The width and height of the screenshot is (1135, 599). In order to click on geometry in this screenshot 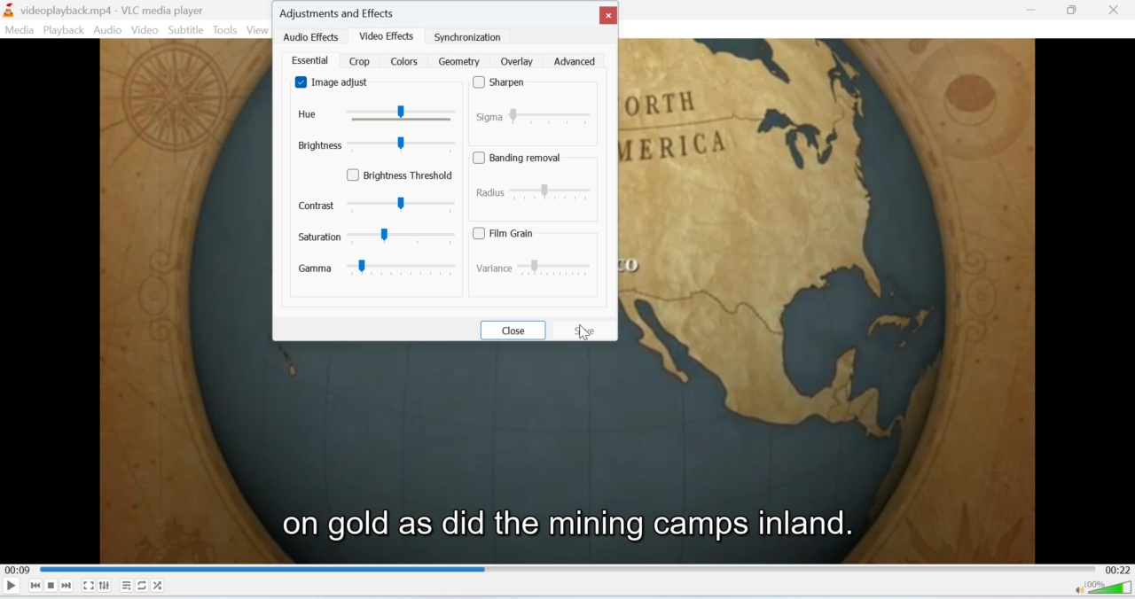, I will do `click(459, 60)`.